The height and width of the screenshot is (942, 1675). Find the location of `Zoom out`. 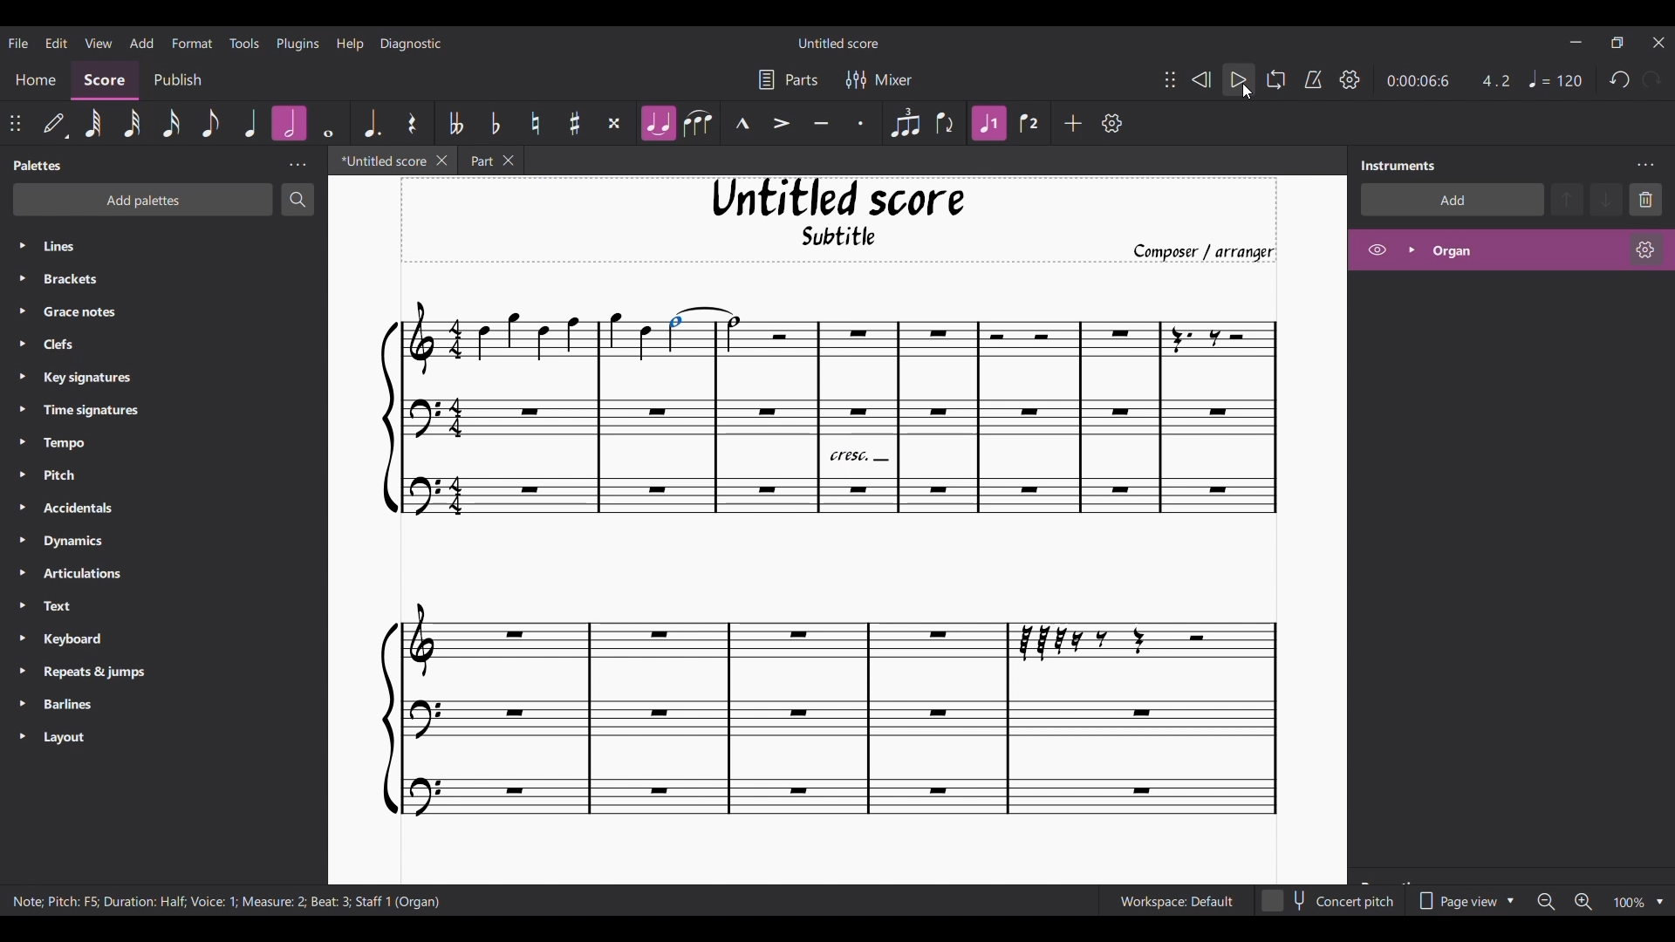

Zoom out is located at coordinates (1546, 902).